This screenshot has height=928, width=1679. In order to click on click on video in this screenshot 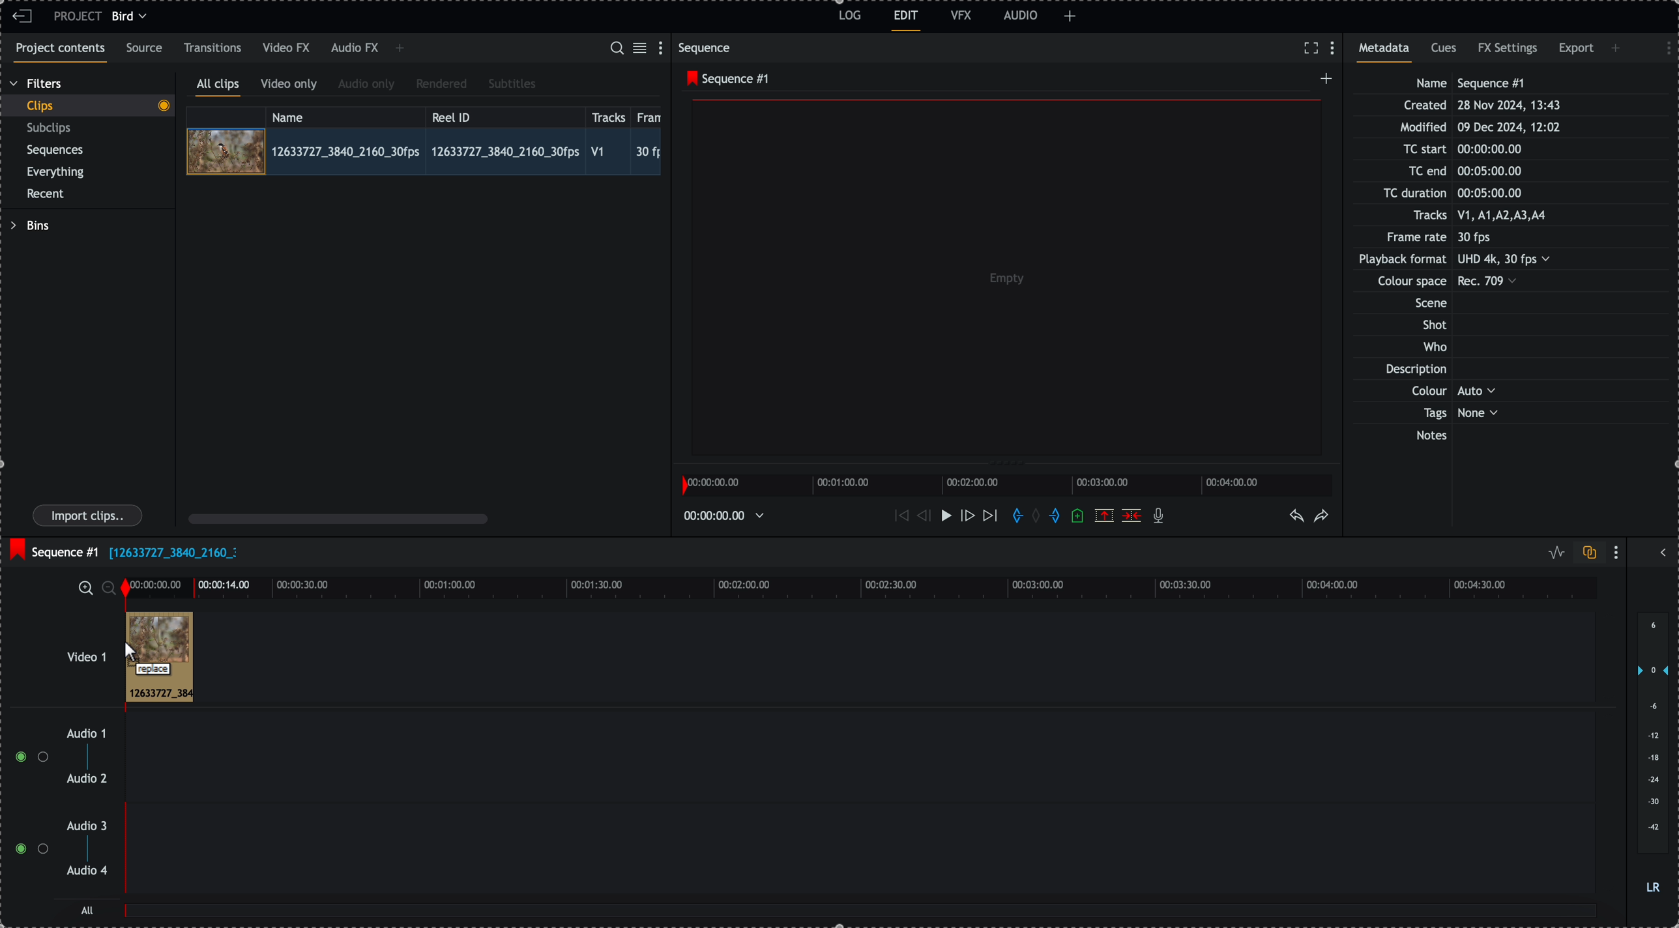, I will do `click(424, 151)`.